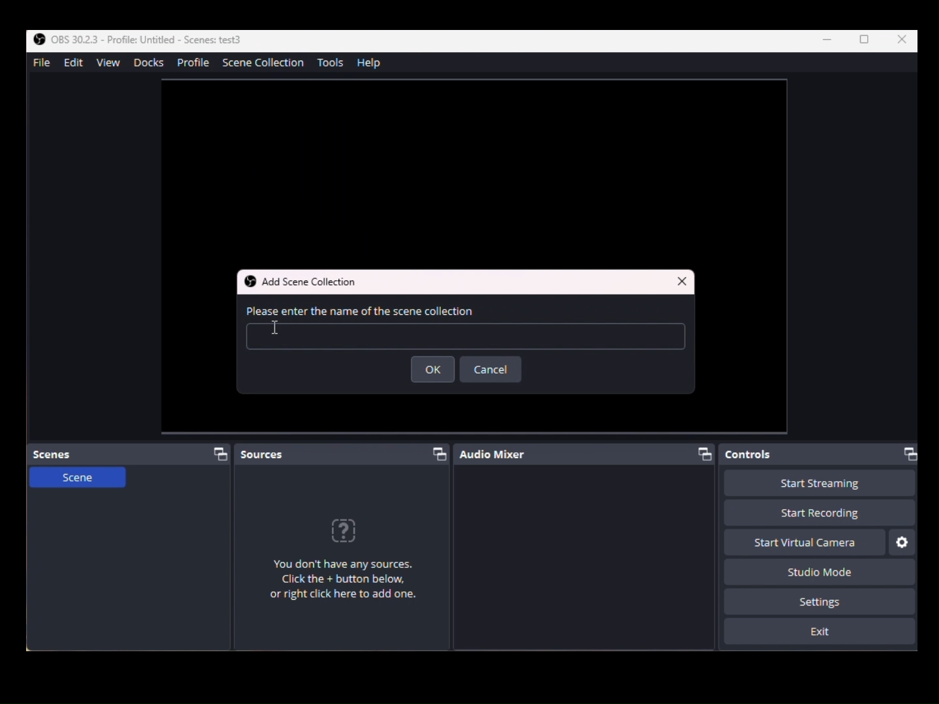  I want to click on Exit, so click(820, 632).